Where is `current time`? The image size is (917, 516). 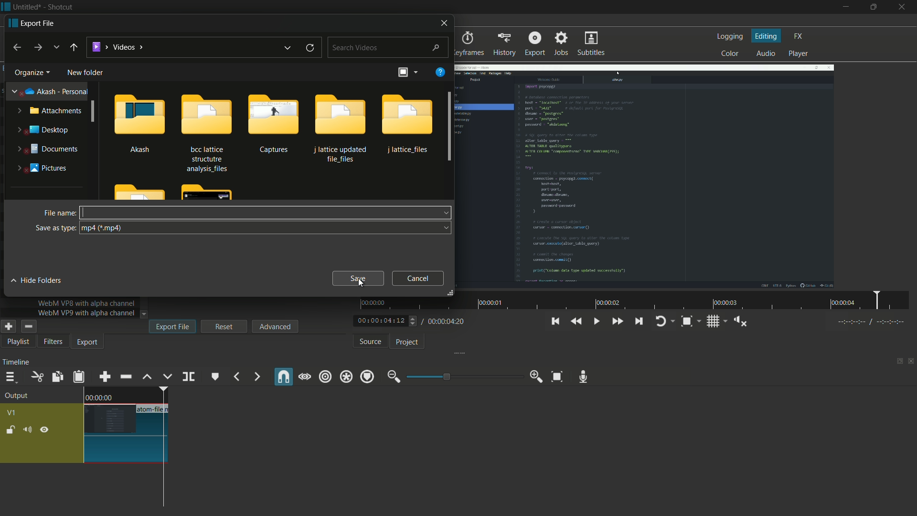
current time is located at coordinates (379, 321).